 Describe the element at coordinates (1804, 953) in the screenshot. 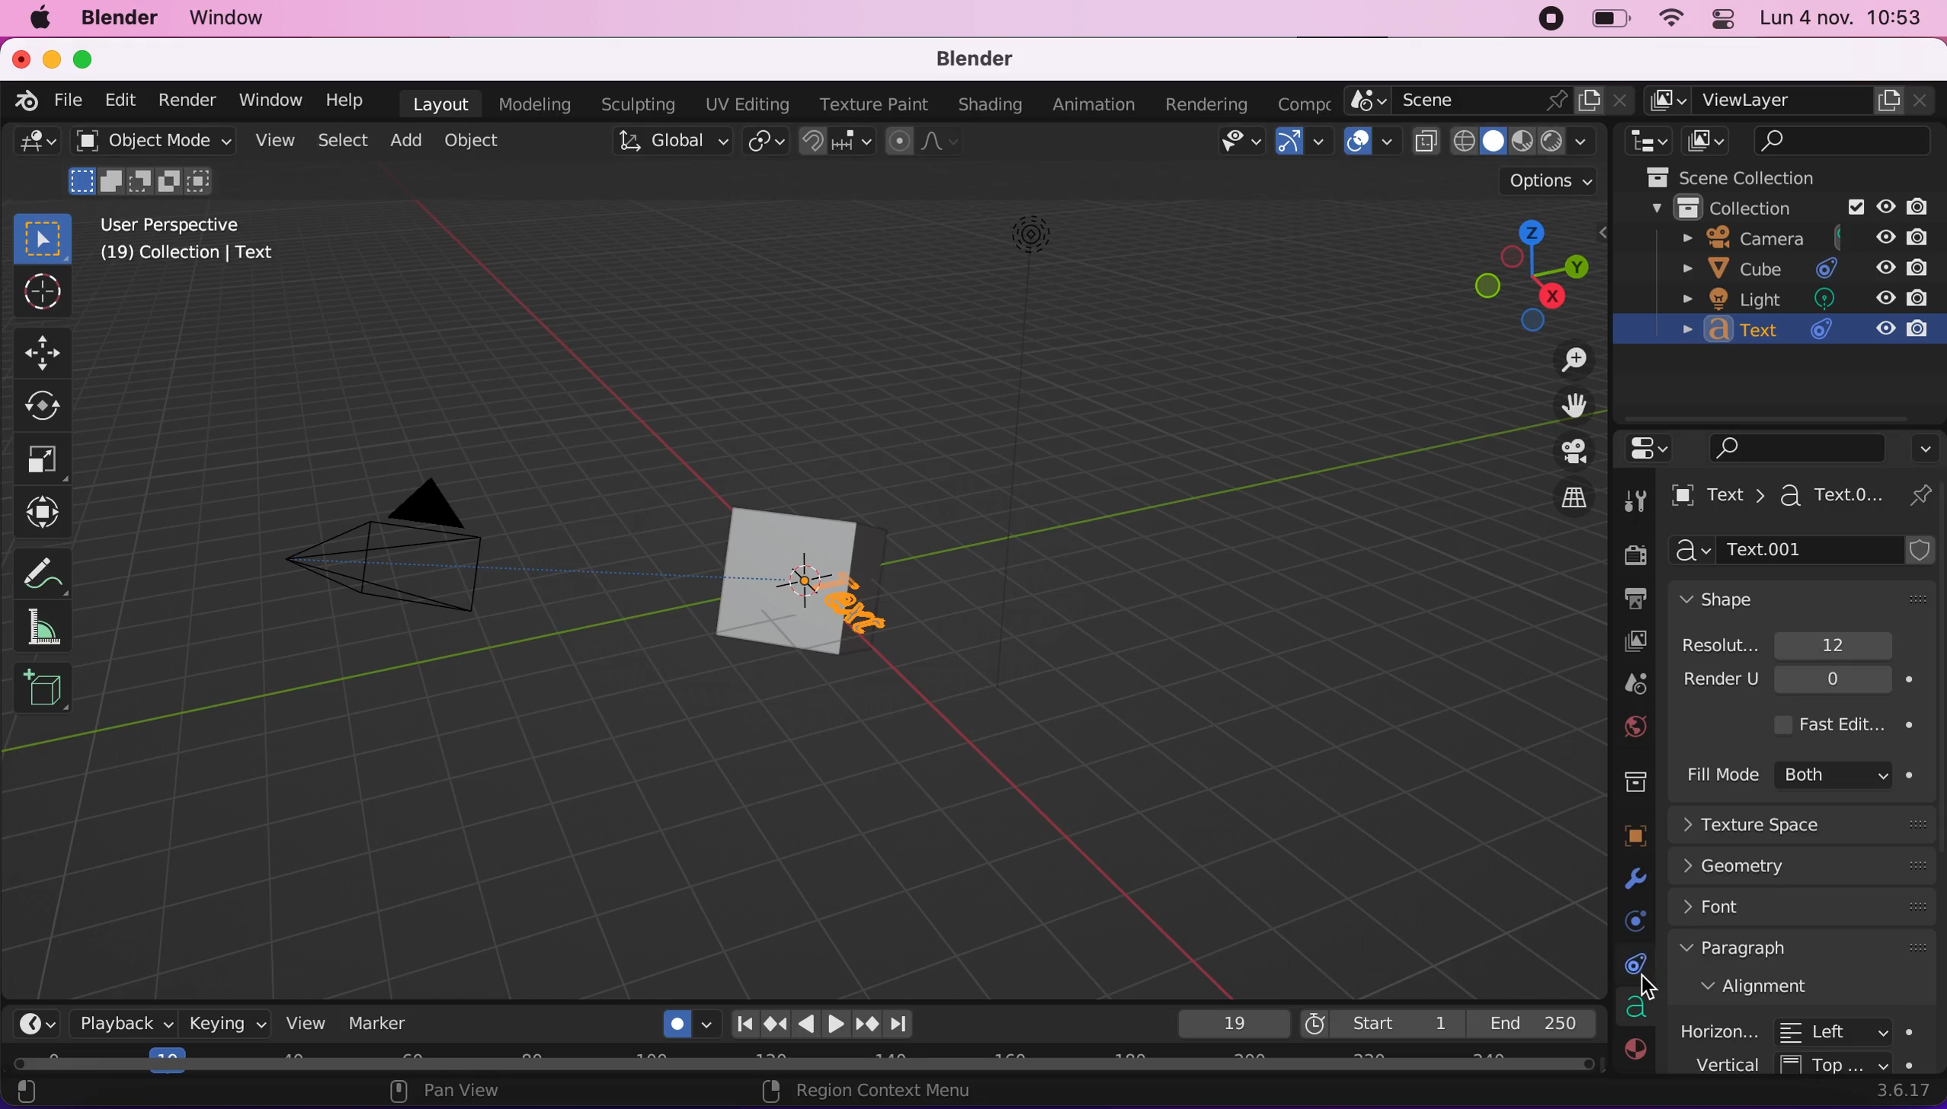

I see `paragraph` at that location.